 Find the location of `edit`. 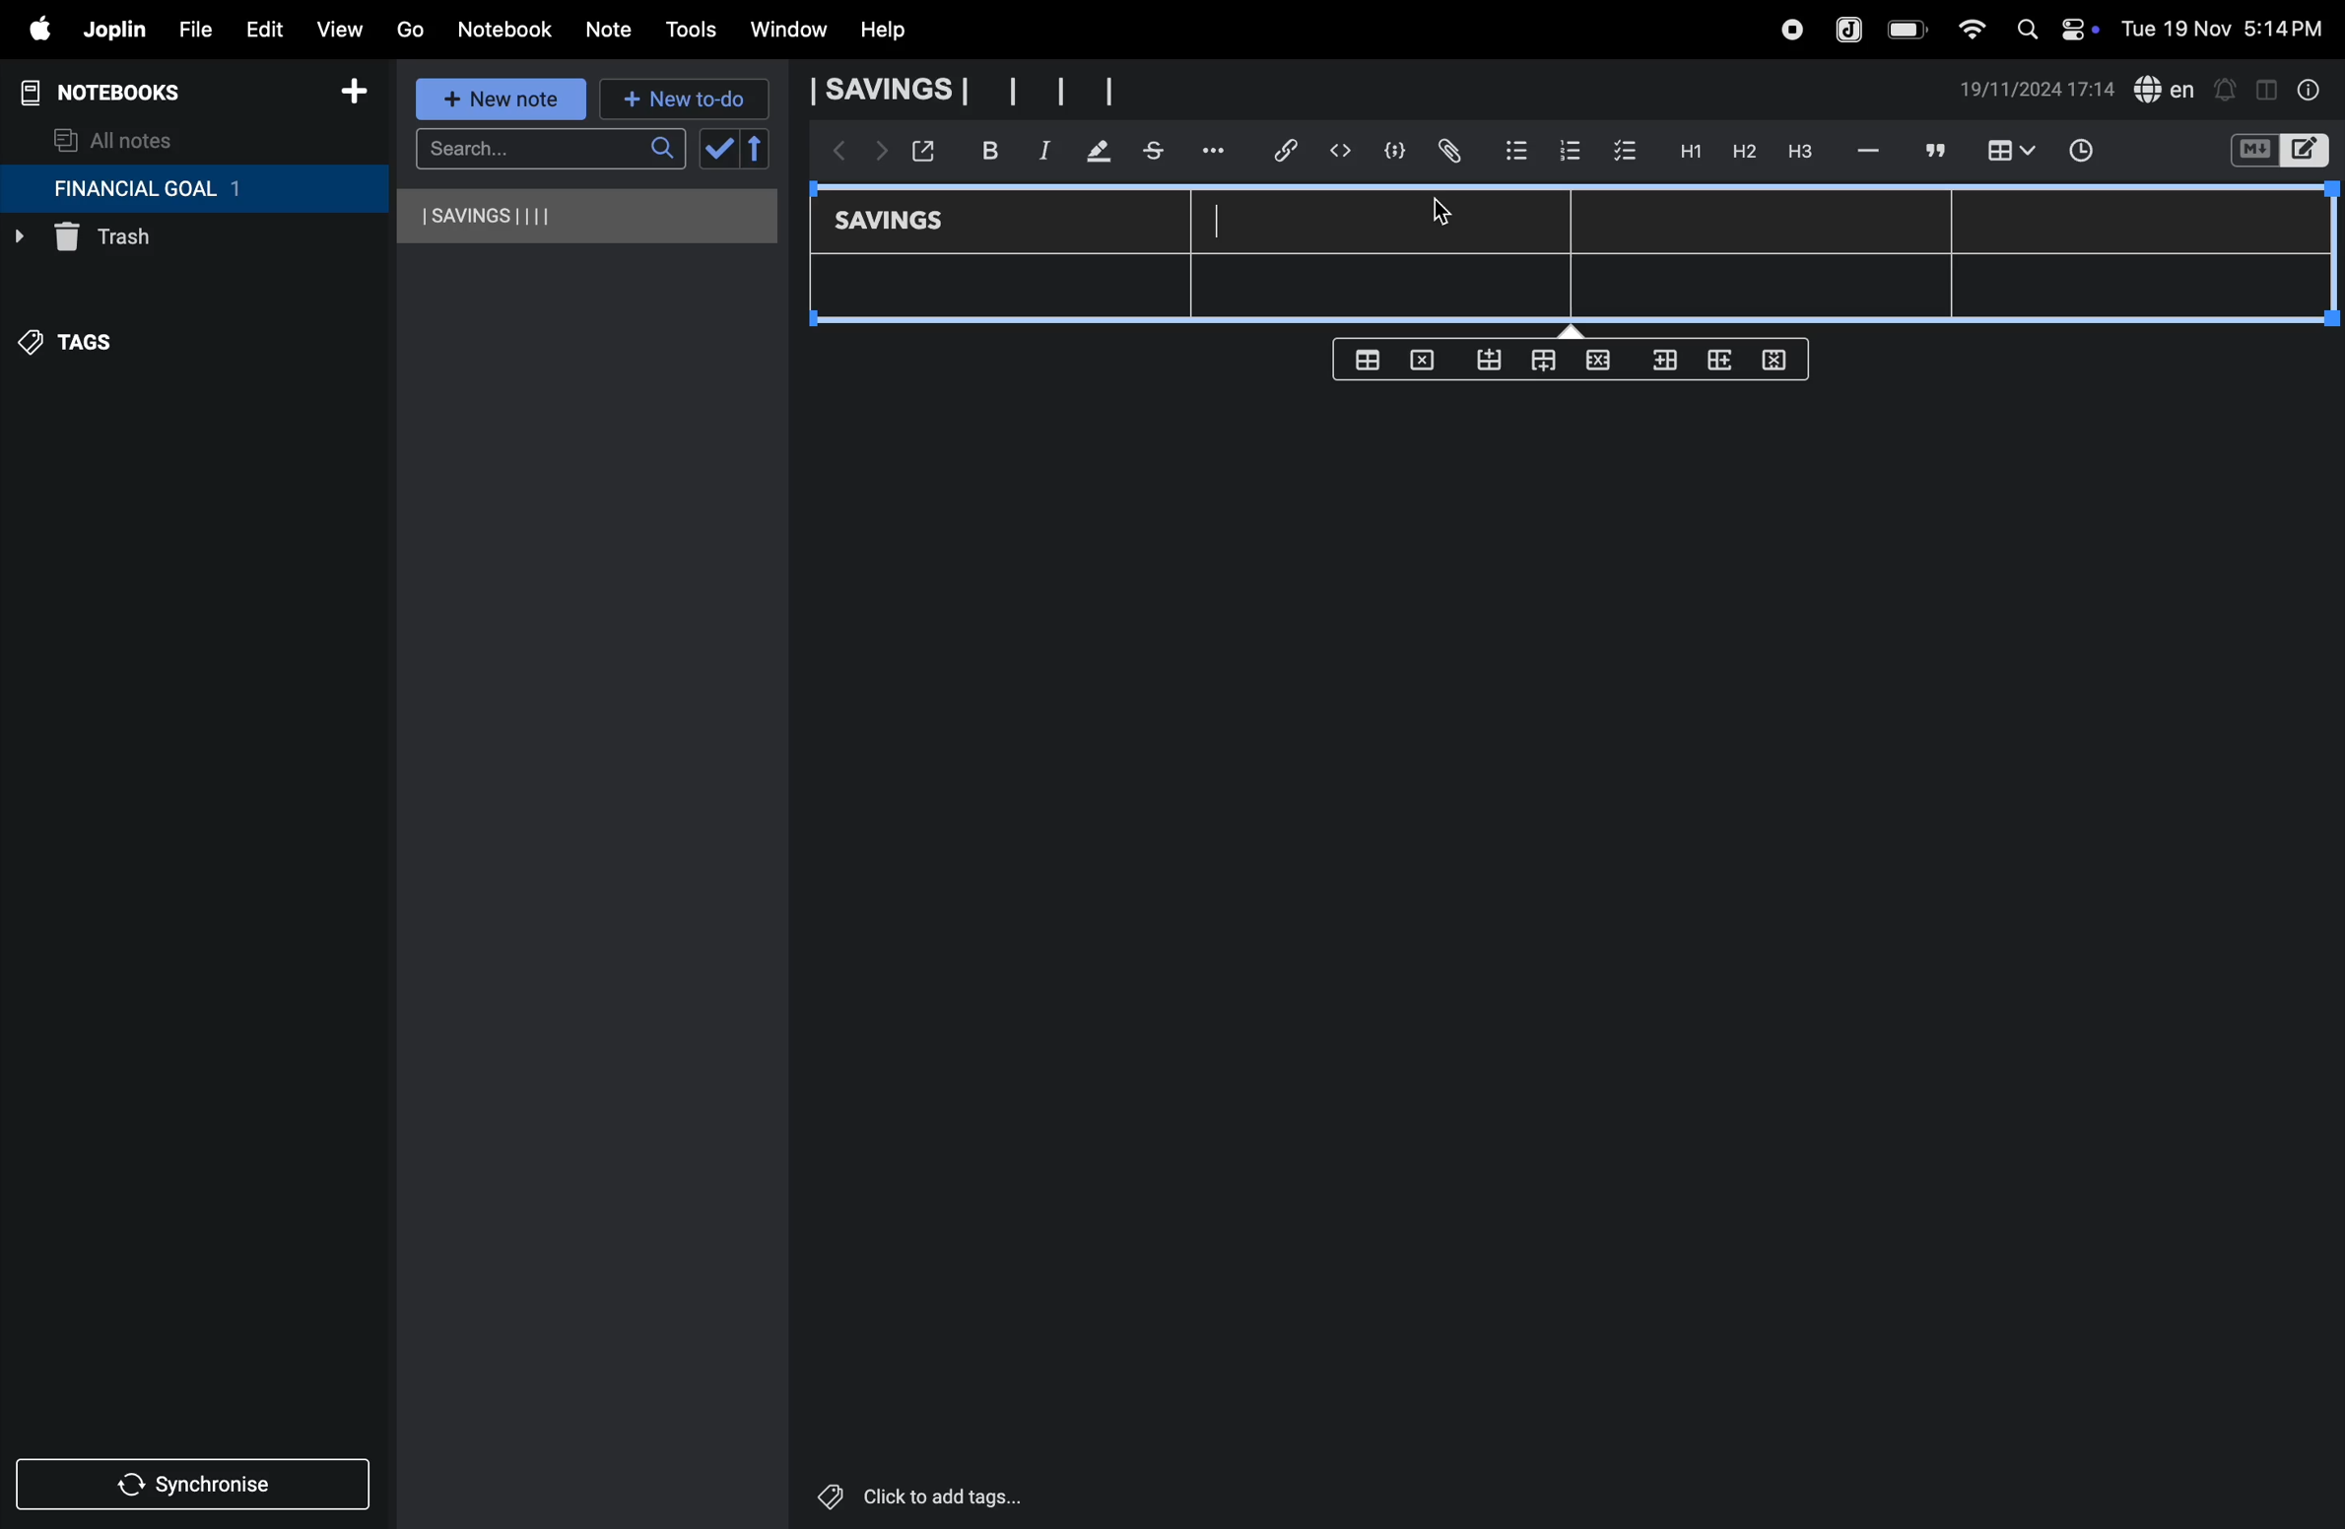

edit is located at coordinates (255, 25).